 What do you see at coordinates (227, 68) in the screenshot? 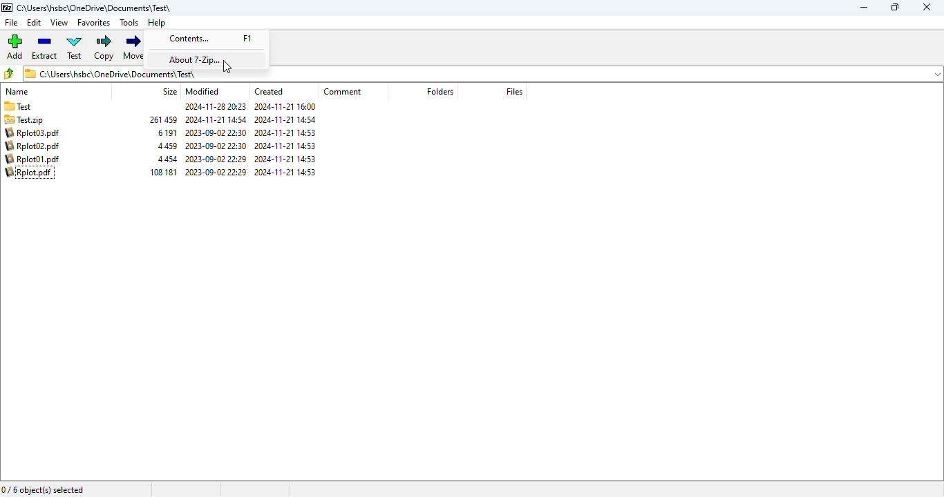
I see `cursor` at bounding box center [227, 68].